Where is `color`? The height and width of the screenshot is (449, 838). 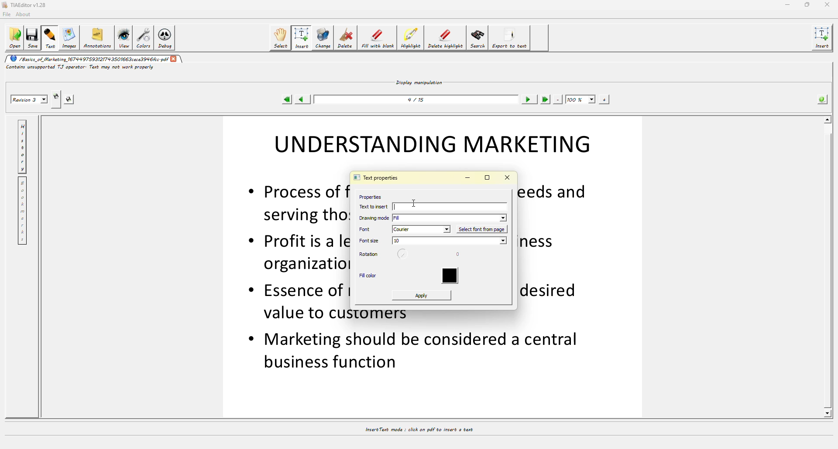 color is located at coordinates (453, 276).